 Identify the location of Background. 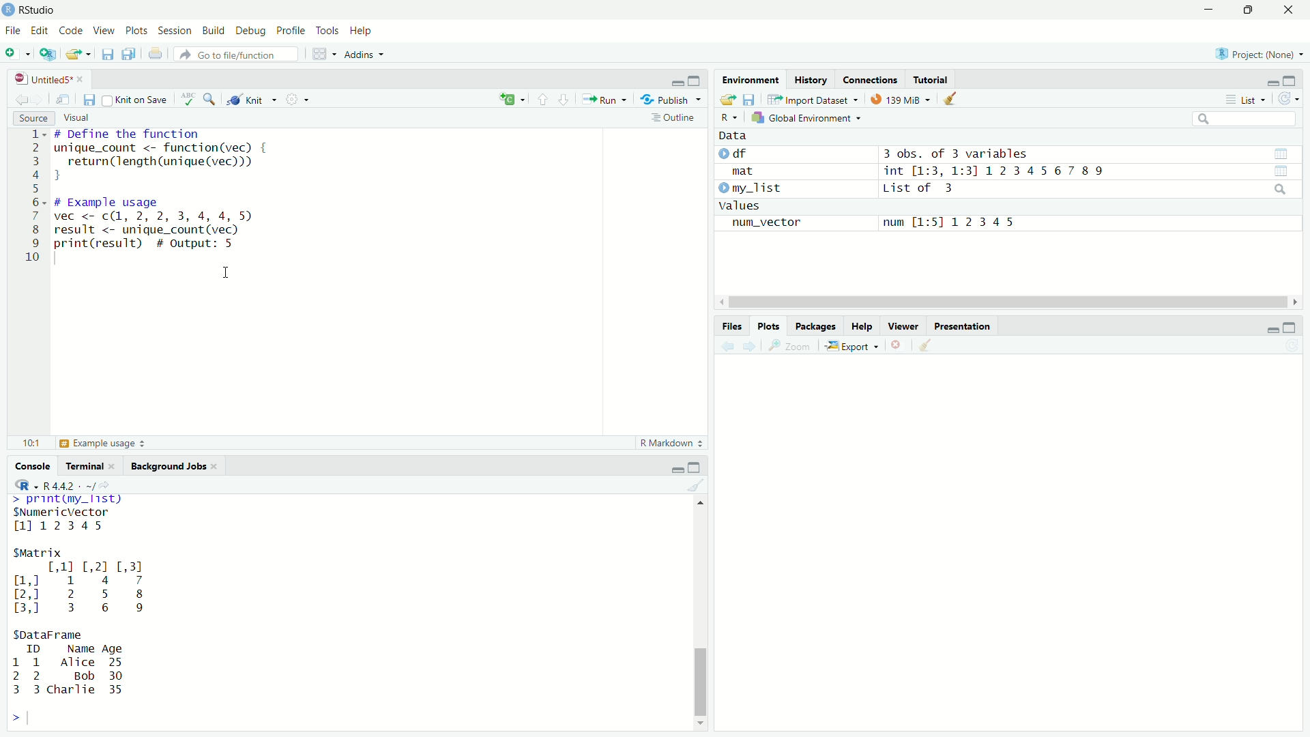
(170, 466).